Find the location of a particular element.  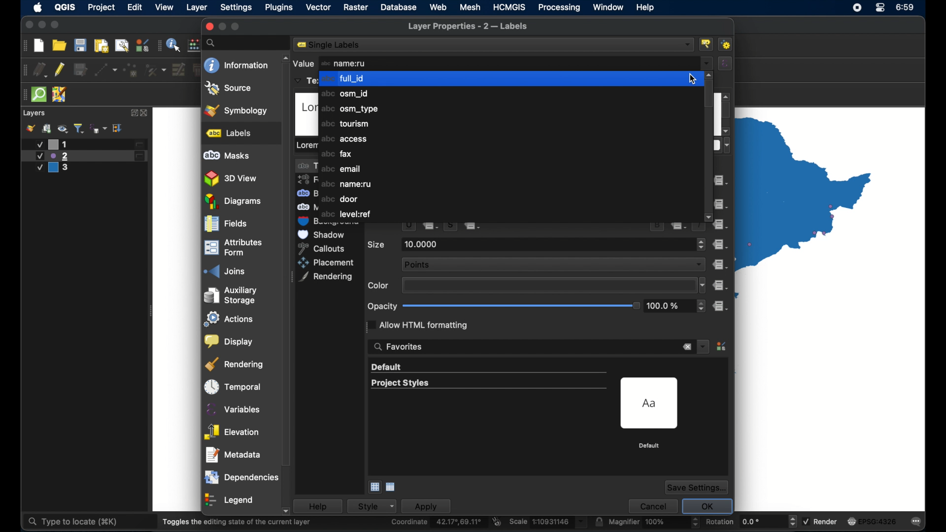

message is located at coordinates (913, 520).